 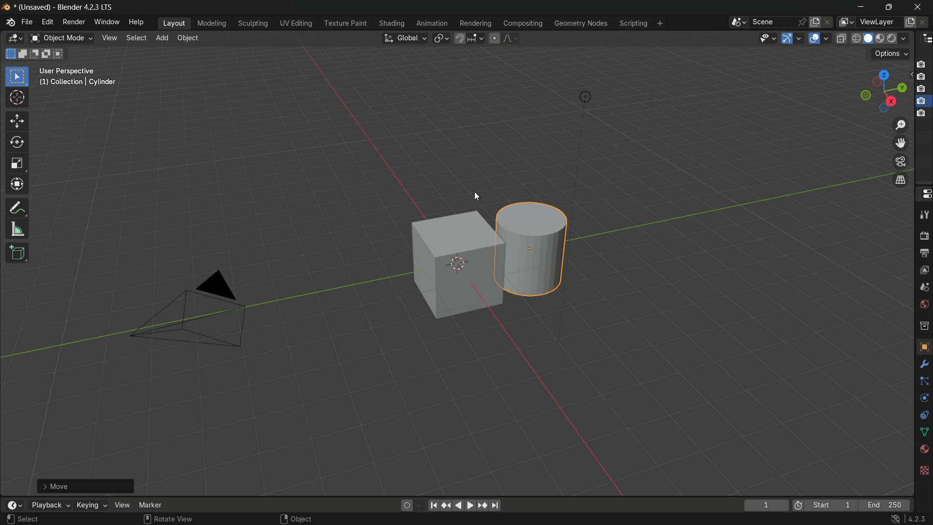 I want to click on move, so click(x=17, y=121).